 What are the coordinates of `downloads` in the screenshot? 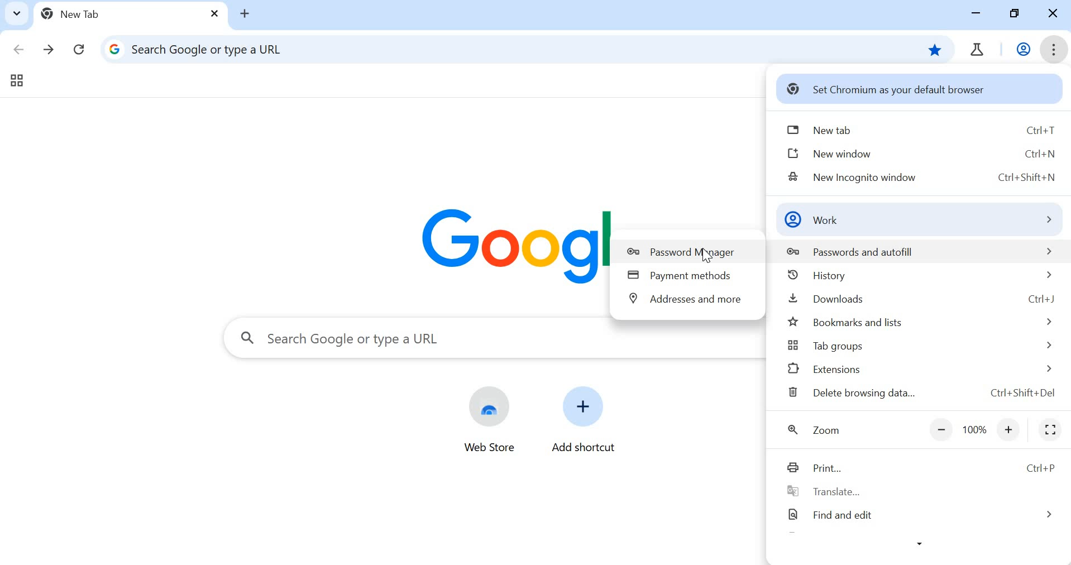 It's located at (920, 299).